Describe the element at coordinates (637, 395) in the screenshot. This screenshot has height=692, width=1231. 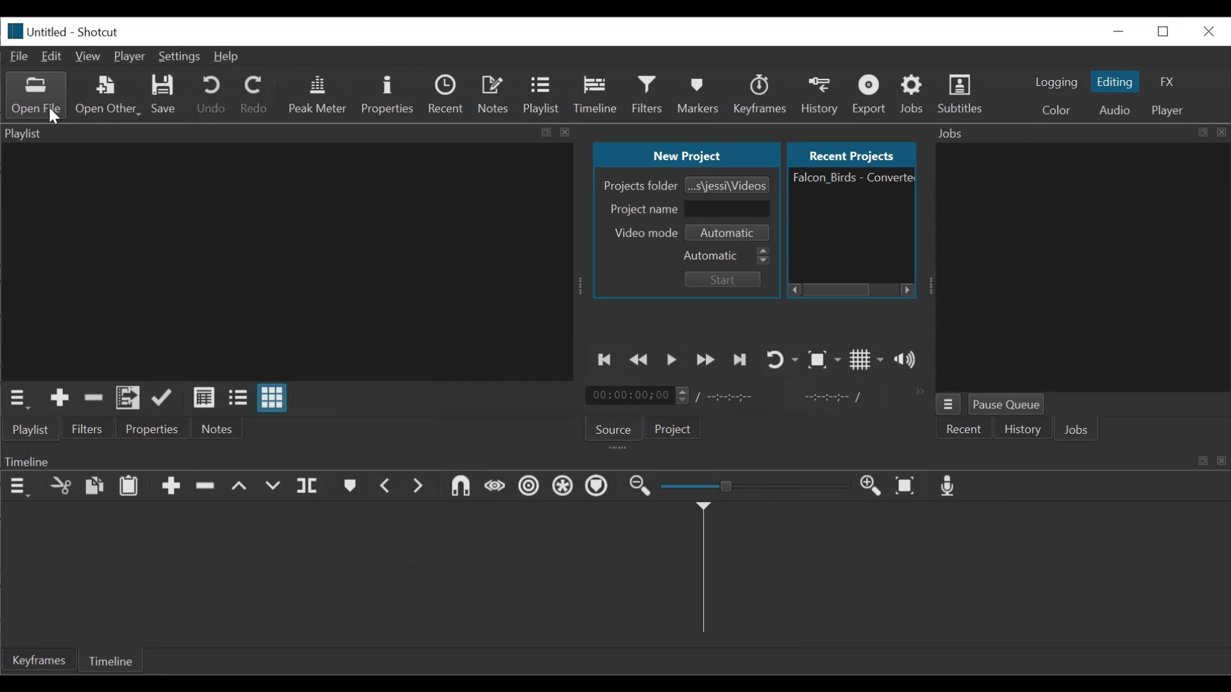
I see `Current Duration` at that location.